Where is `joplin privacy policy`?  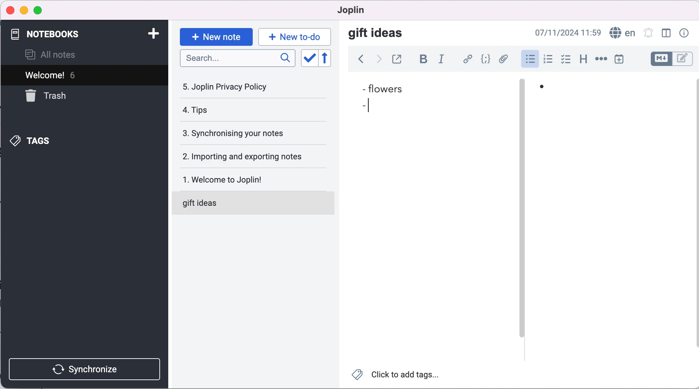
joplin privacy policy is located at coordinates (230, 87).